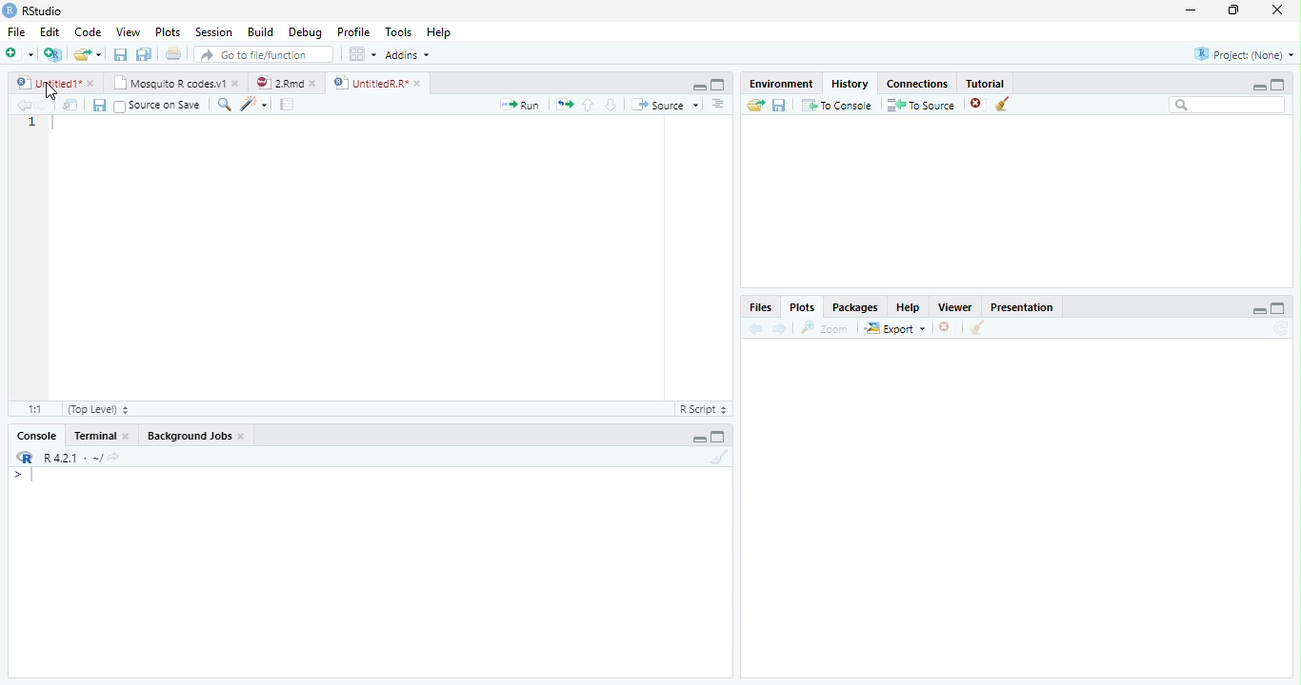 This screenshot has height=685, width=1301. I want to click on Next, so click(779, 330).